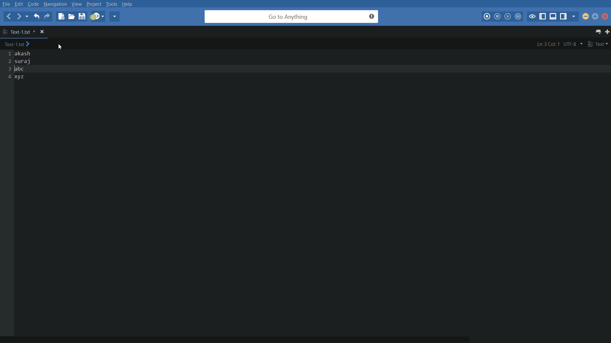  What do you see at coordinates (43, 32) in the screenshot?
I see `close file` at bounding box center [43, 32].